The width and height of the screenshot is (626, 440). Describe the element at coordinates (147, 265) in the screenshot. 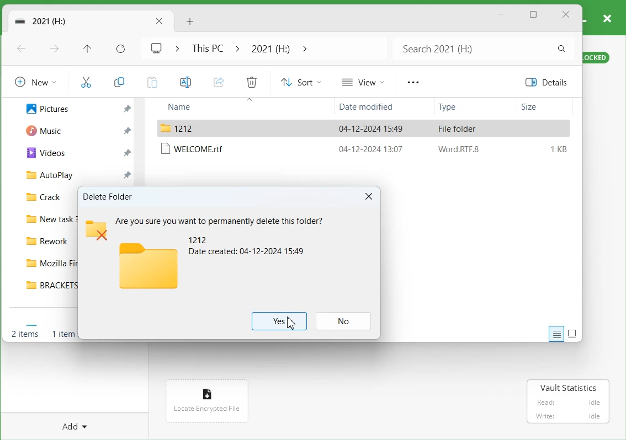

I see `Logo` at that location.